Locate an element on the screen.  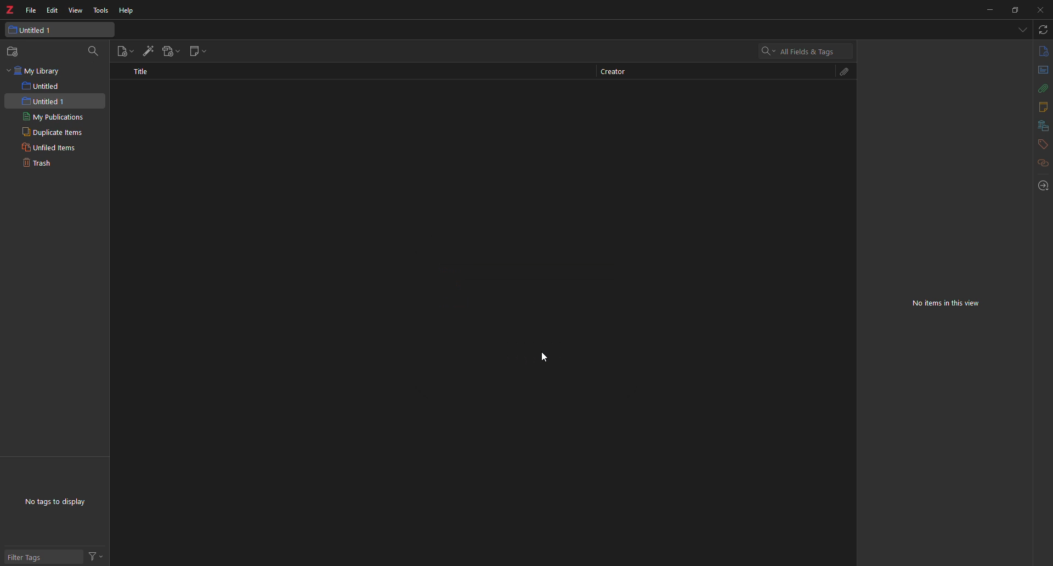
maximize is located at coordinates (1015, 10).